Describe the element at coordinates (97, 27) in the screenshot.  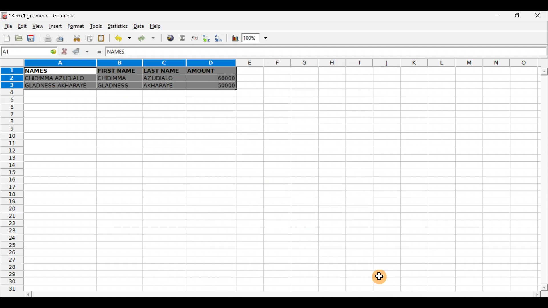
I see `Tools` at that location.